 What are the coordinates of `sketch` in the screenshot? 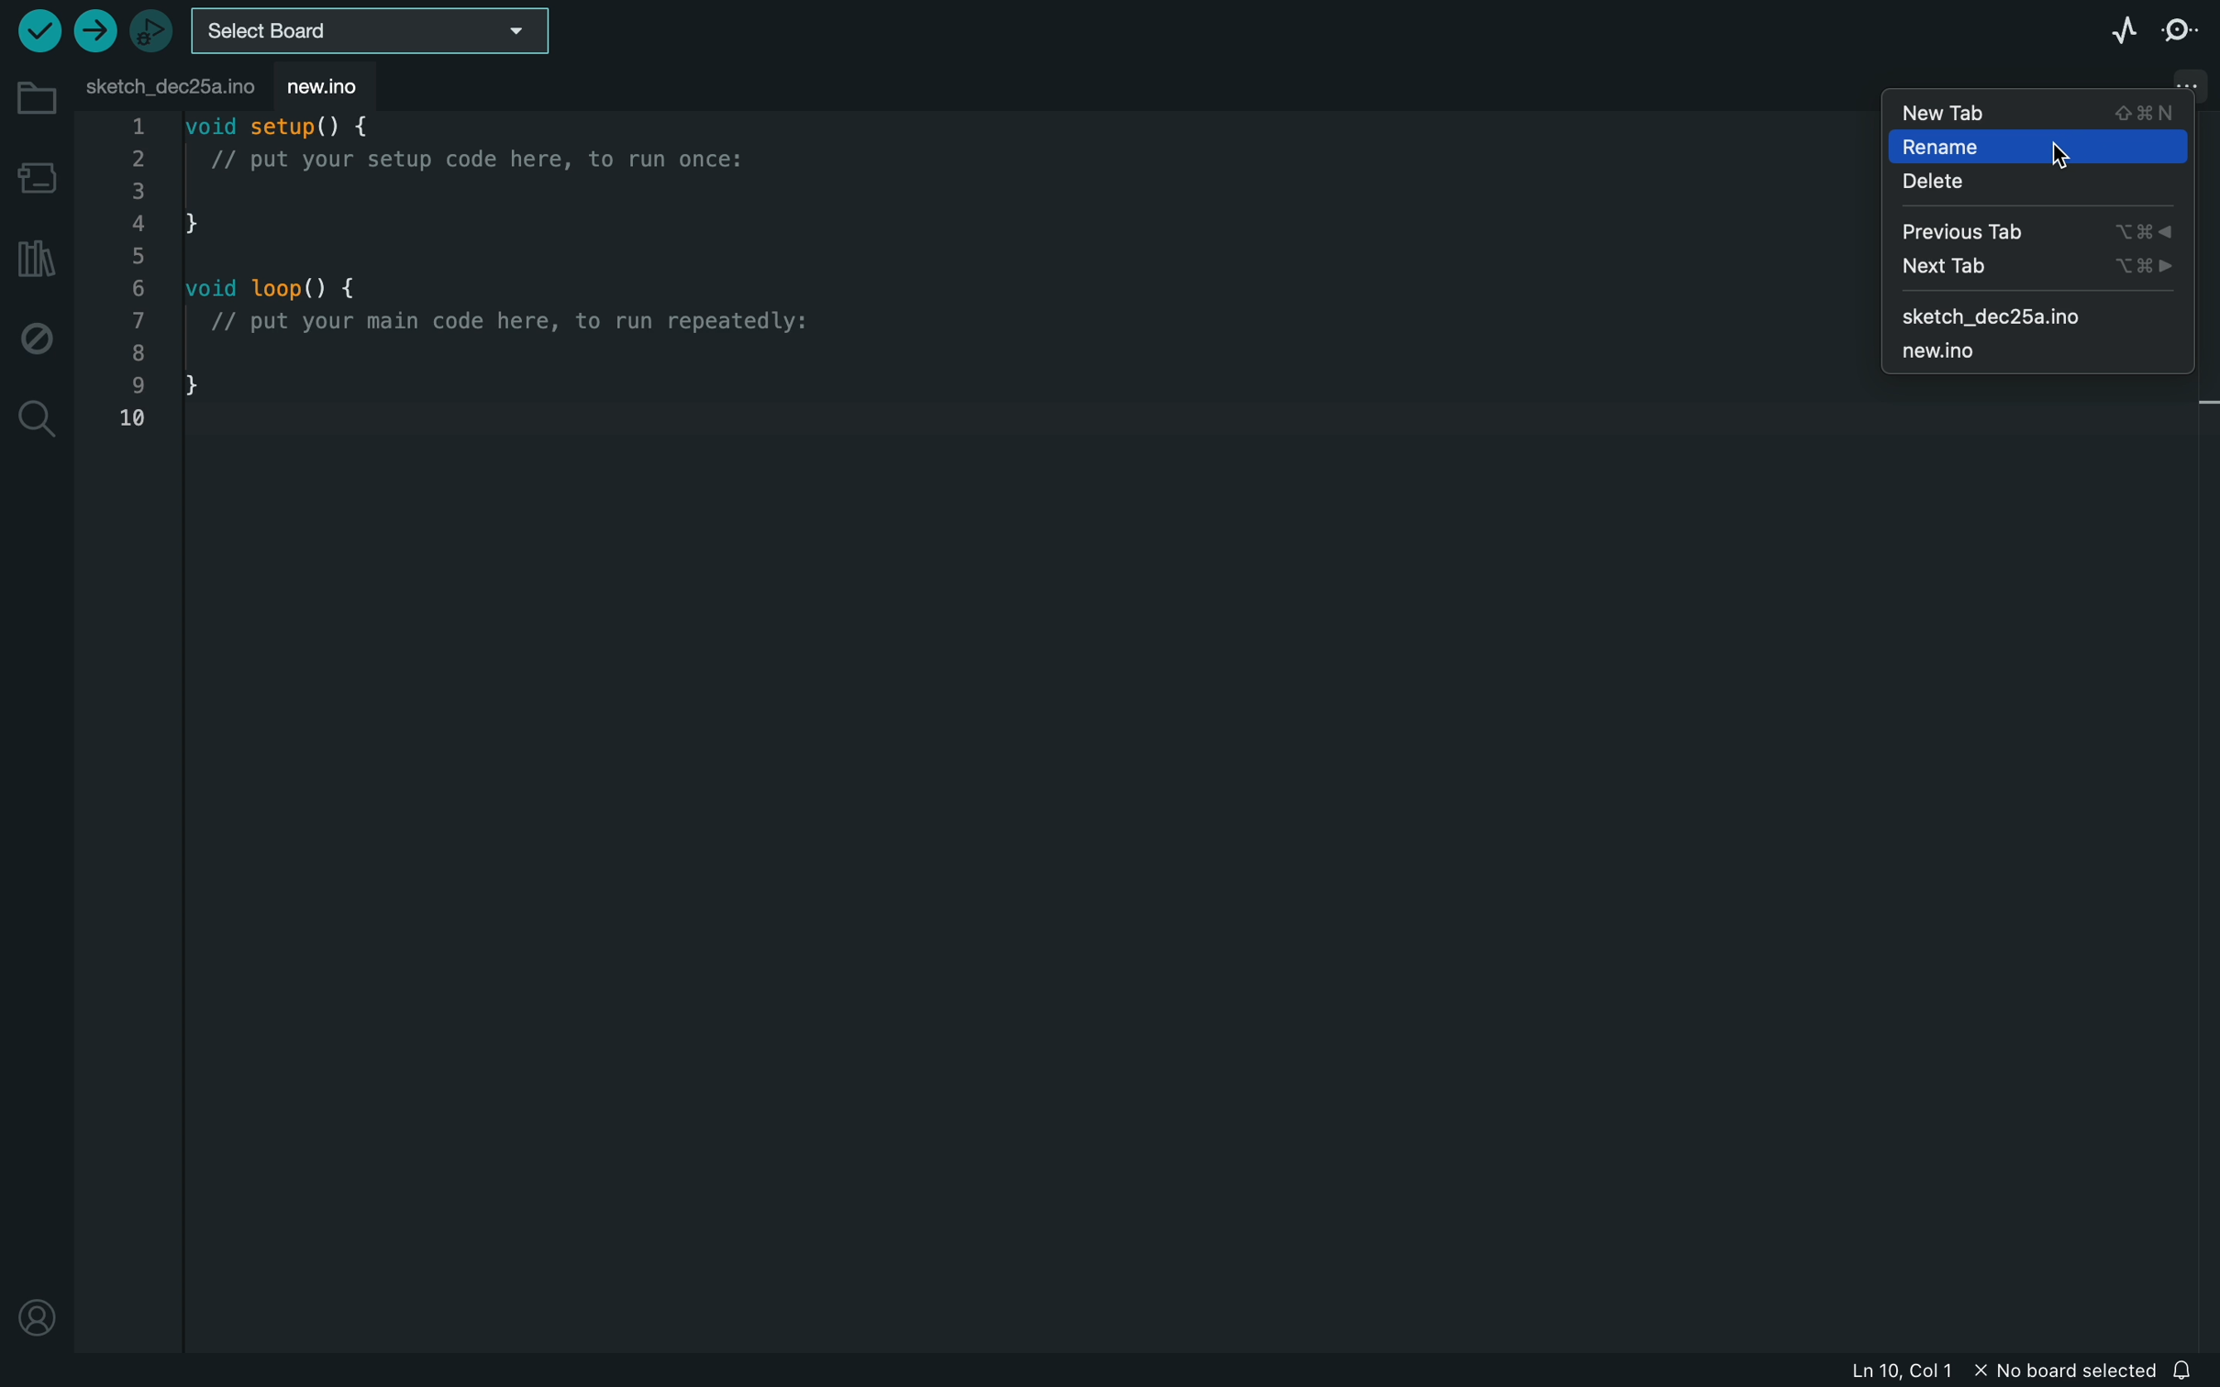 It's located at (2035, 315).